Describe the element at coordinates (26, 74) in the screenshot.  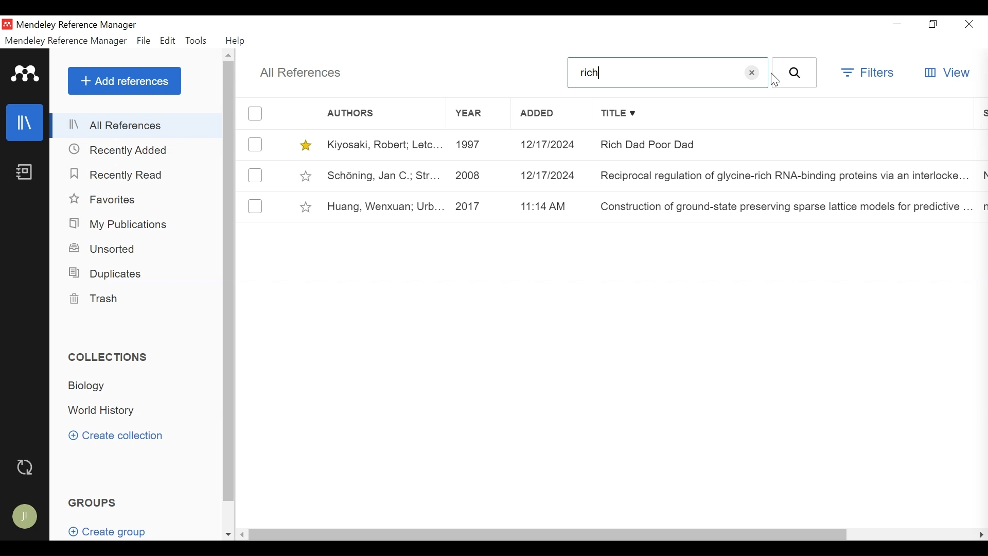
I see `Mendeley Logo` at that location.